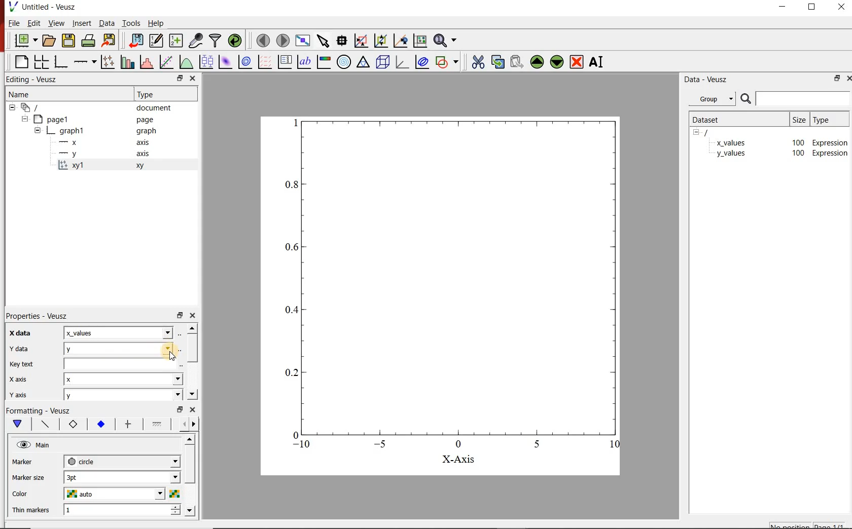 This screenshot has height=529, width=852. What do you see at coordinates (157, 41) in the screenshot?
I see `edit and center new datasets` at bounding box center [157, 41].